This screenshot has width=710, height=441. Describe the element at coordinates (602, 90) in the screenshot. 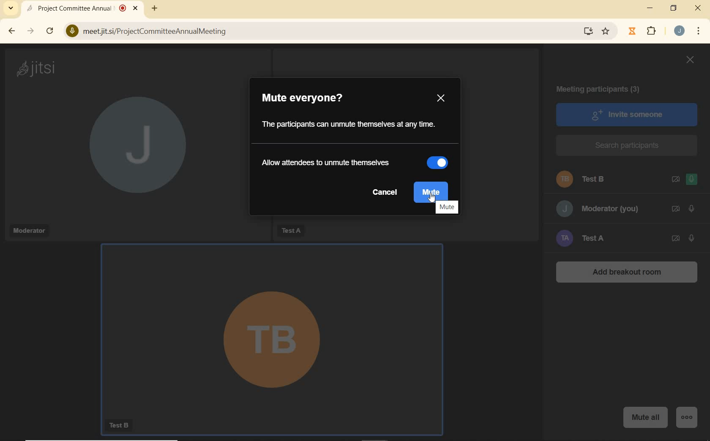

I see `MEETING PARTICIPANTS` at that location.